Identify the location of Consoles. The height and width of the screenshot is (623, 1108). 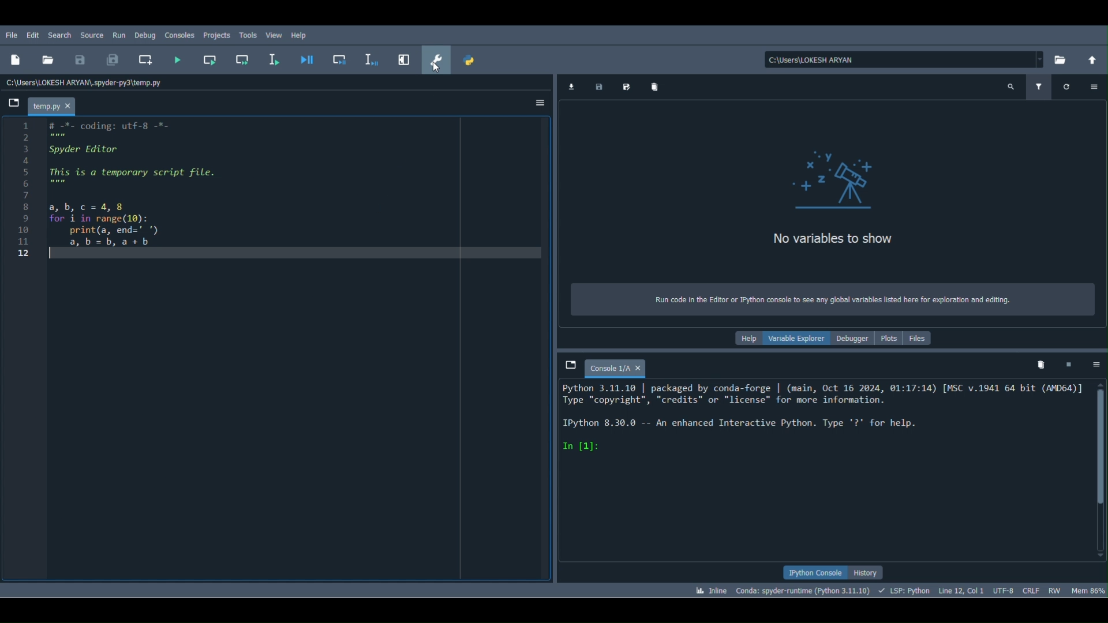
(179, 35).